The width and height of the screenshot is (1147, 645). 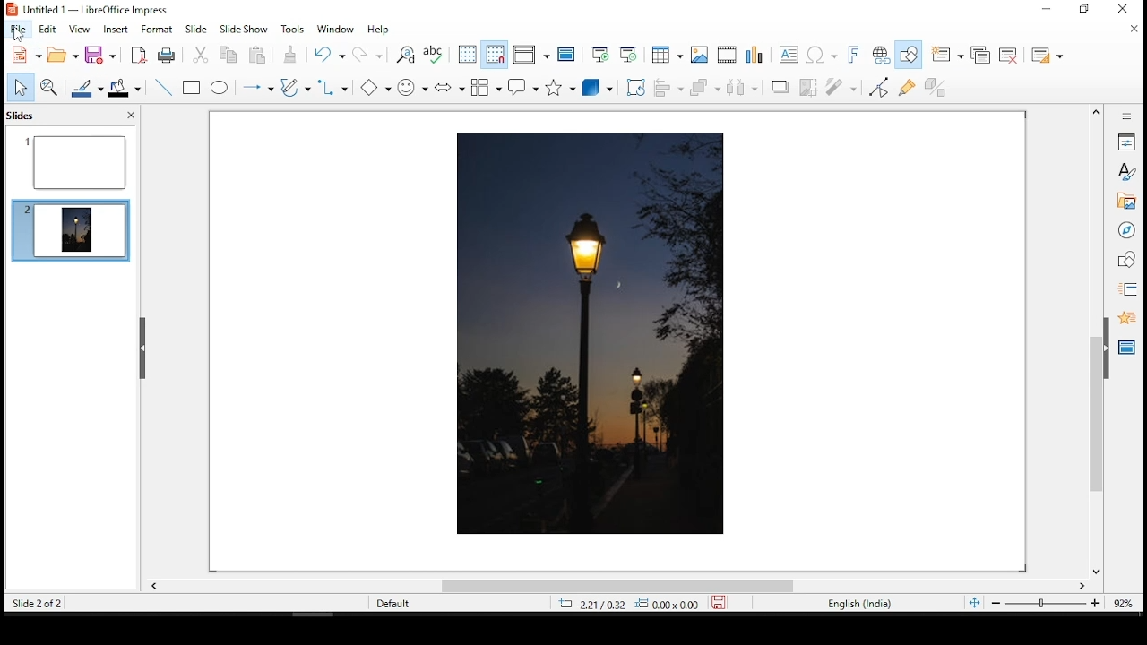 I want to click on curves and polygons, so click(x=293, y=87).